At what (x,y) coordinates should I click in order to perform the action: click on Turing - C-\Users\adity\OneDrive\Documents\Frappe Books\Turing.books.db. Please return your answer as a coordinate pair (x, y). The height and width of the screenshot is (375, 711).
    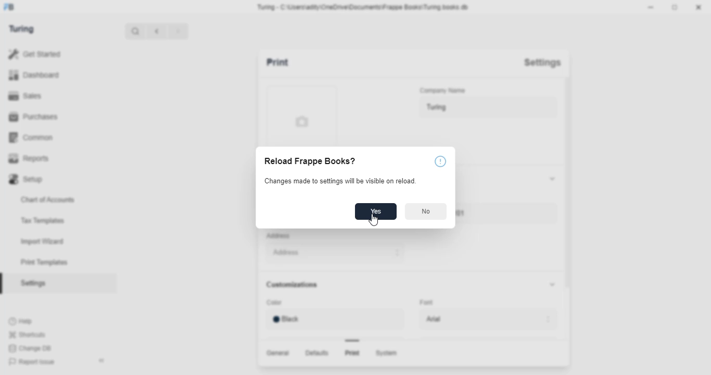
    Looking at the image, I should click on (363, 6).